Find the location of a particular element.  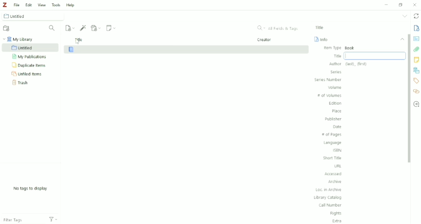

Tools is located at coordinates (56, 4).